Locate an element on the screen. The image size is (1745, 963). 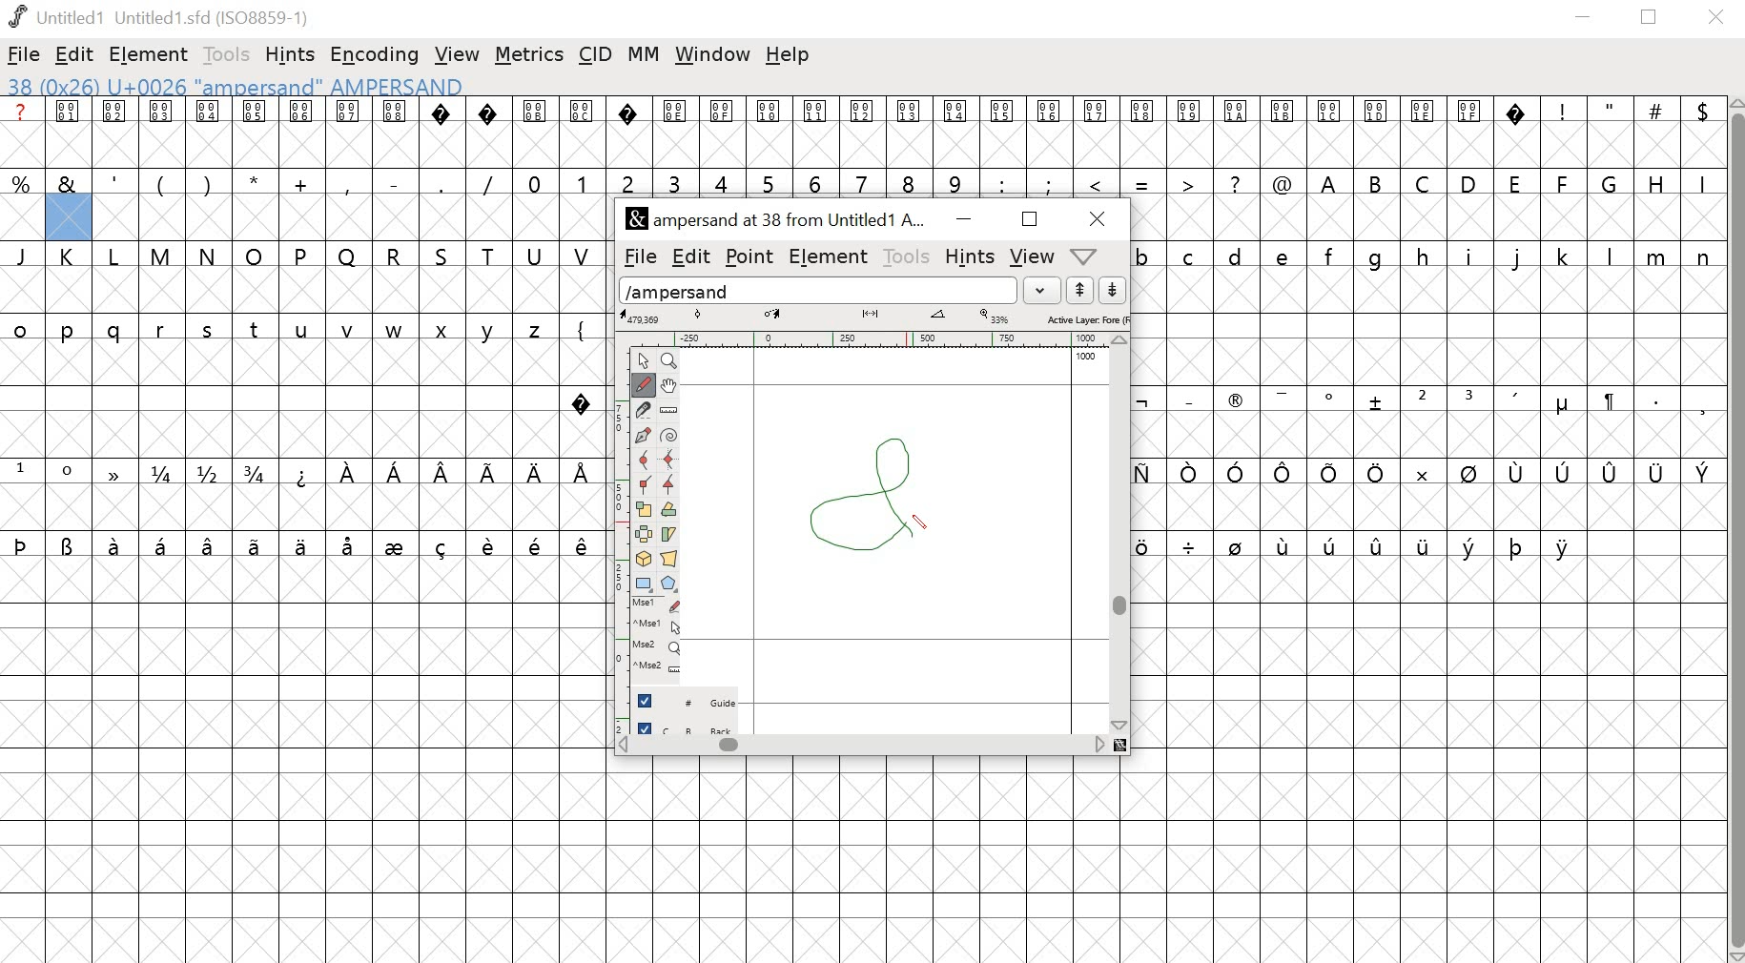
horizontal ruler is located at coordinates (872, 338).